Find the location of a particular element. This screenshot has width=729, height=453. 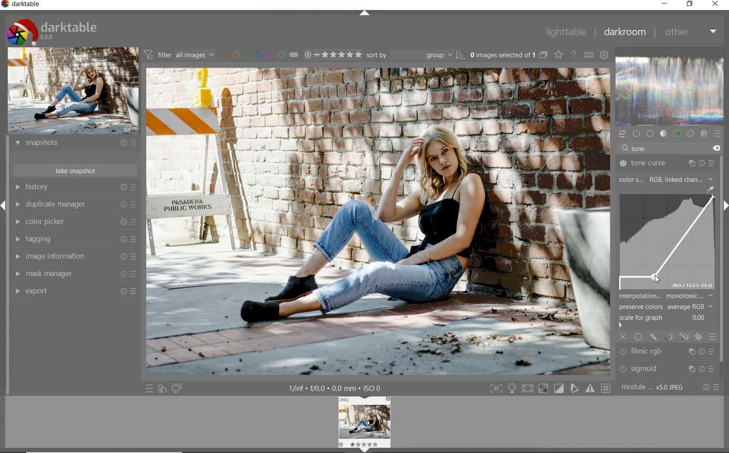

pick gui color from image is located at coordinates (710, 189).